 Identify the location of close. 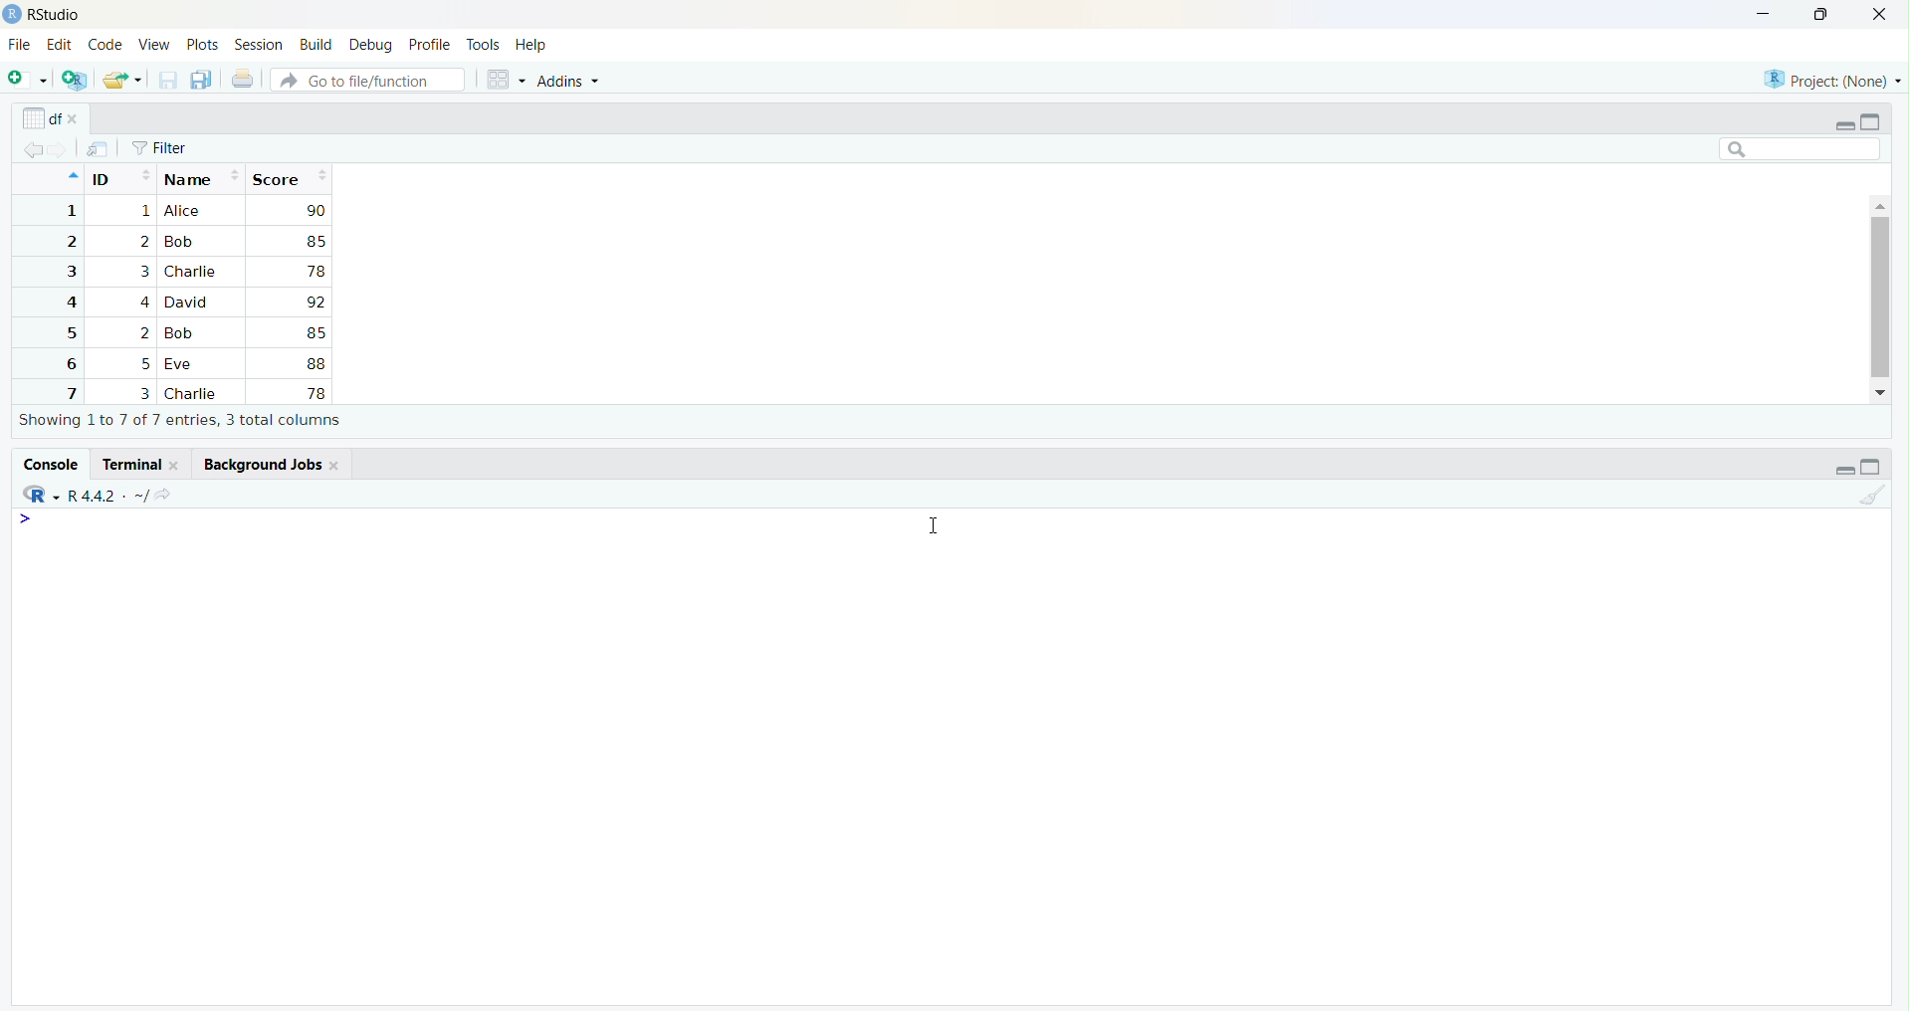
(336, 465).